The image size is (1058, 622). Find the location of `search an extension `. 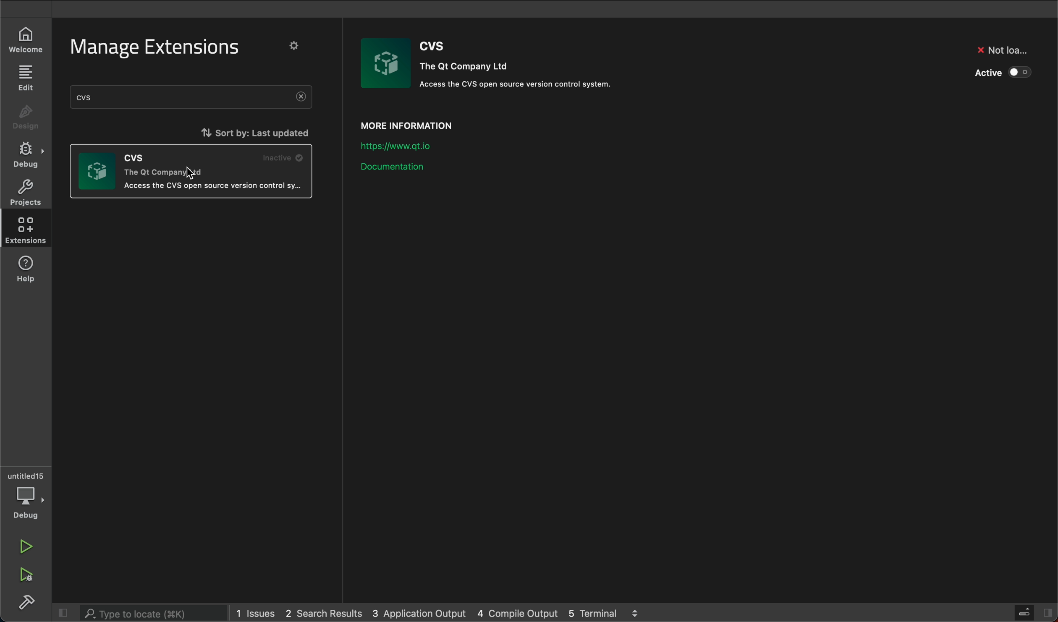

search an extension  is located at coordinates (152, 97).